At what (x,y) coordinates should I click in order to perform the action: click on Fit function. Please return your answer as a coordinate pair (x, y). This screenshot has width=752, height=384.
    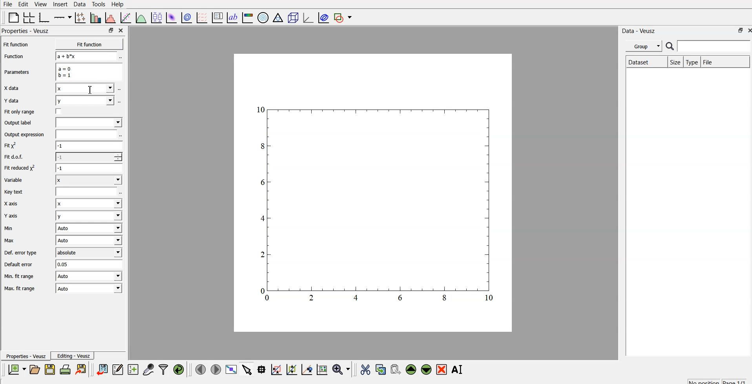
    Looking at the image, I should click on (22, 45).